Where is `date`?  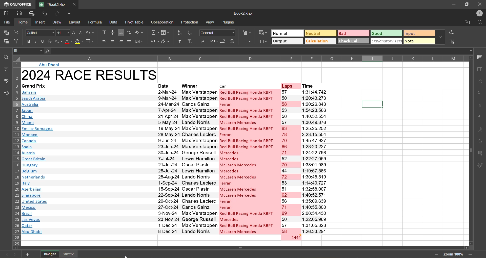
date is located at coordinates (167, 85).